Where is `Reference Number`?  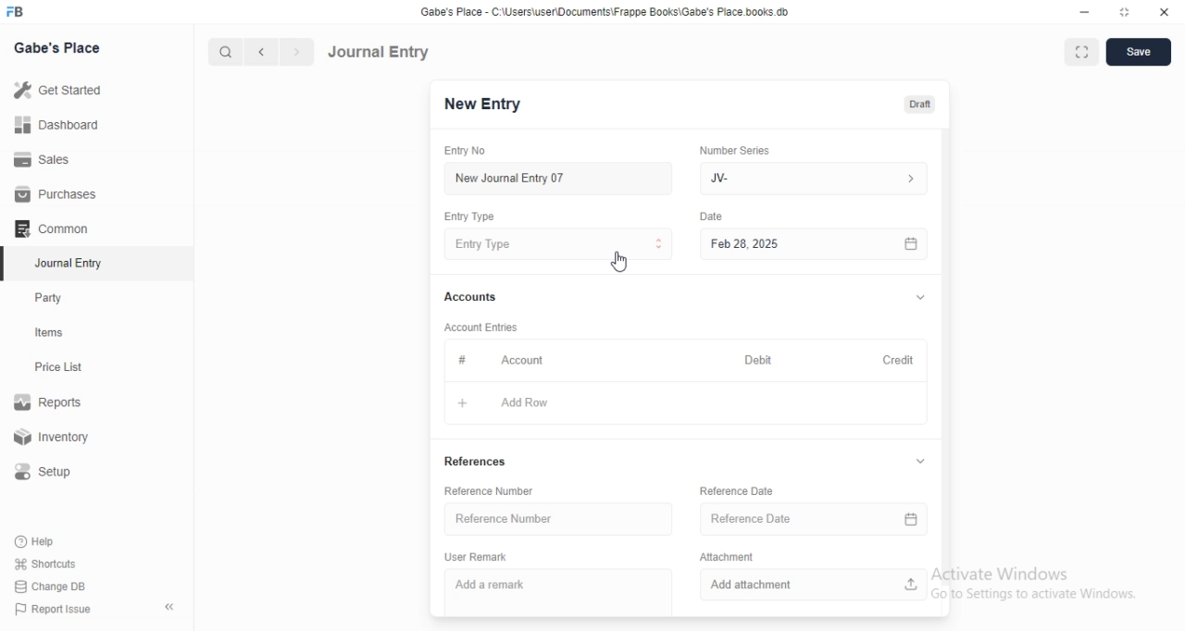
Reference Number is located at coordinates (557, 517).